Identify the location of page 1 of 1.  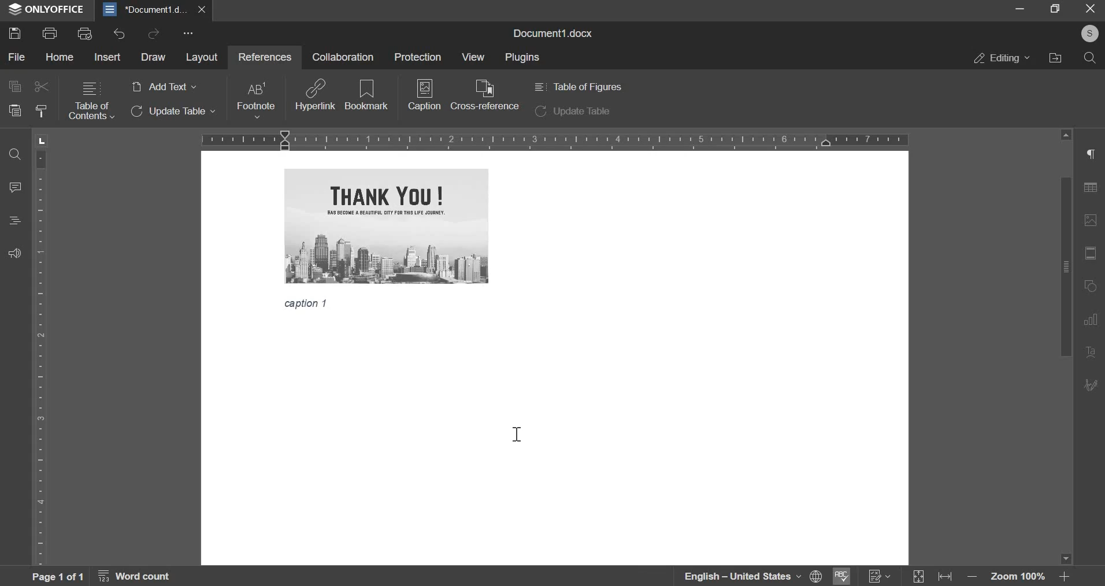
(55, 576).